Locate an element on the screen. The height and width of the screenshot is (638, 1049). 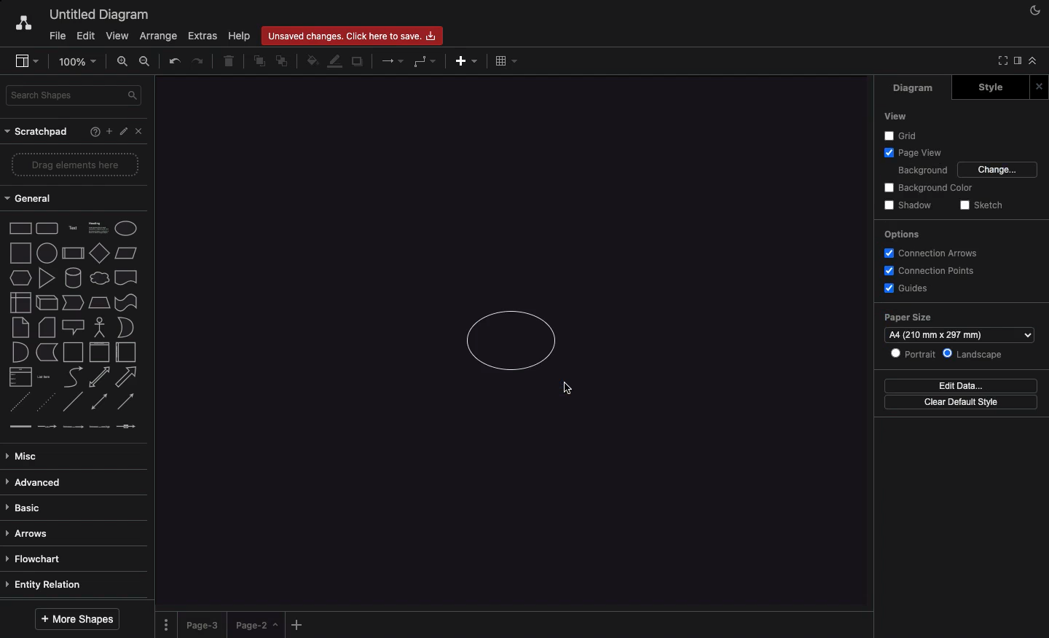
A4 (210 mm x 297 mm) is located at coordinates (960, 334).